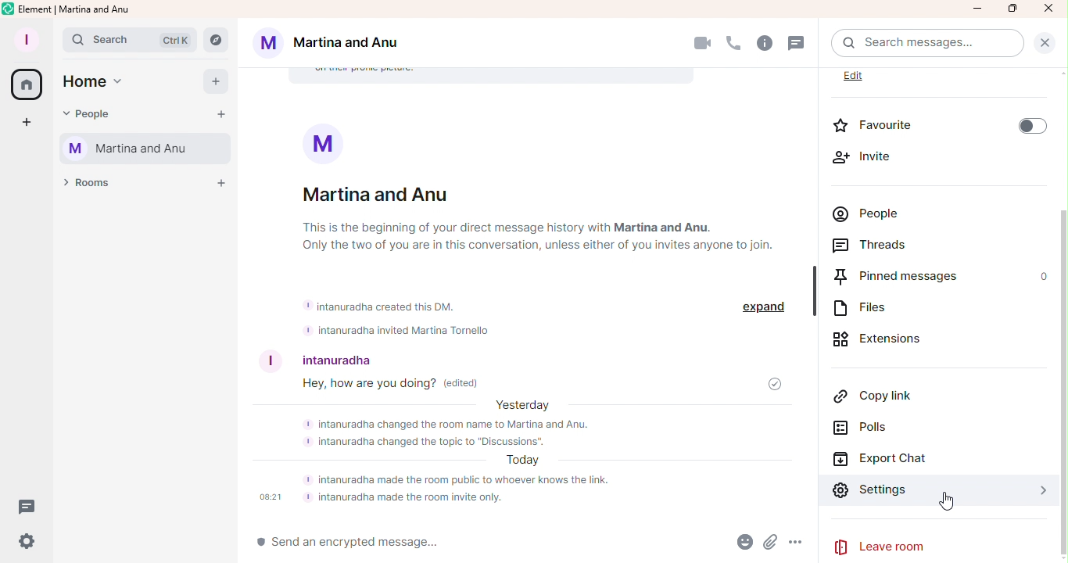  What do you see at coordinates (879, 157) in the screenshot?
I see `Invite` at bounding box center [879, 157].